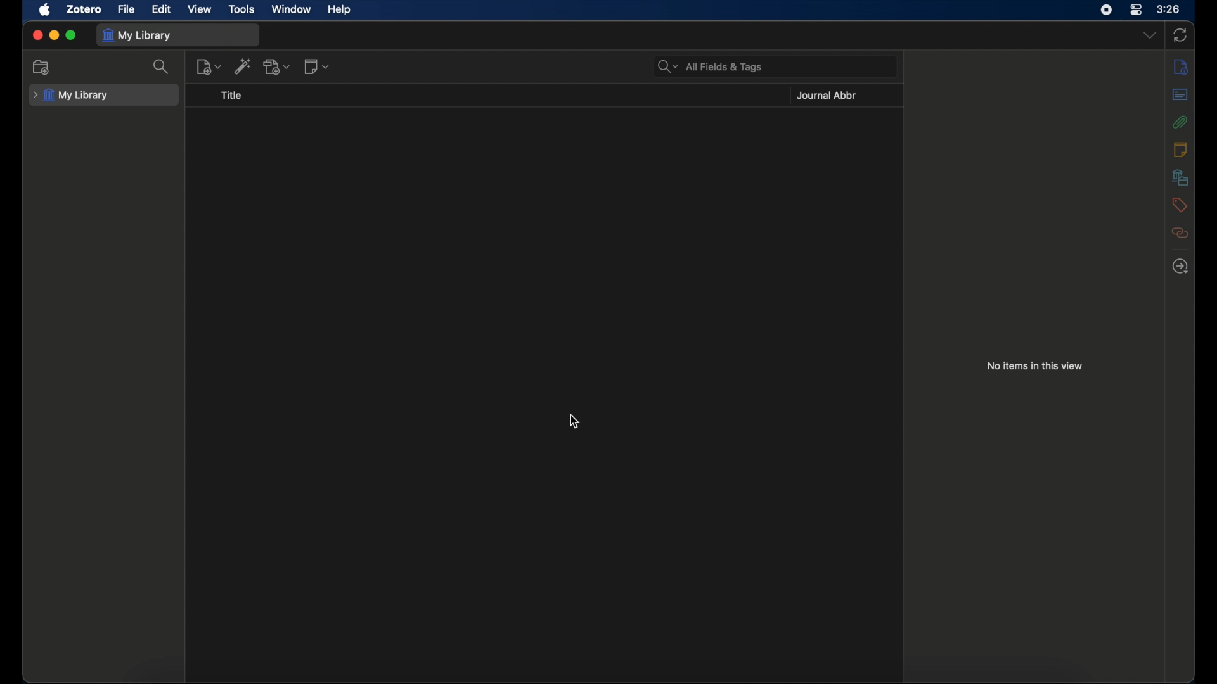  What do you see at coordinates (1180, 66) in the screenshot?
I see `info` at bounding box center [1180, 66].